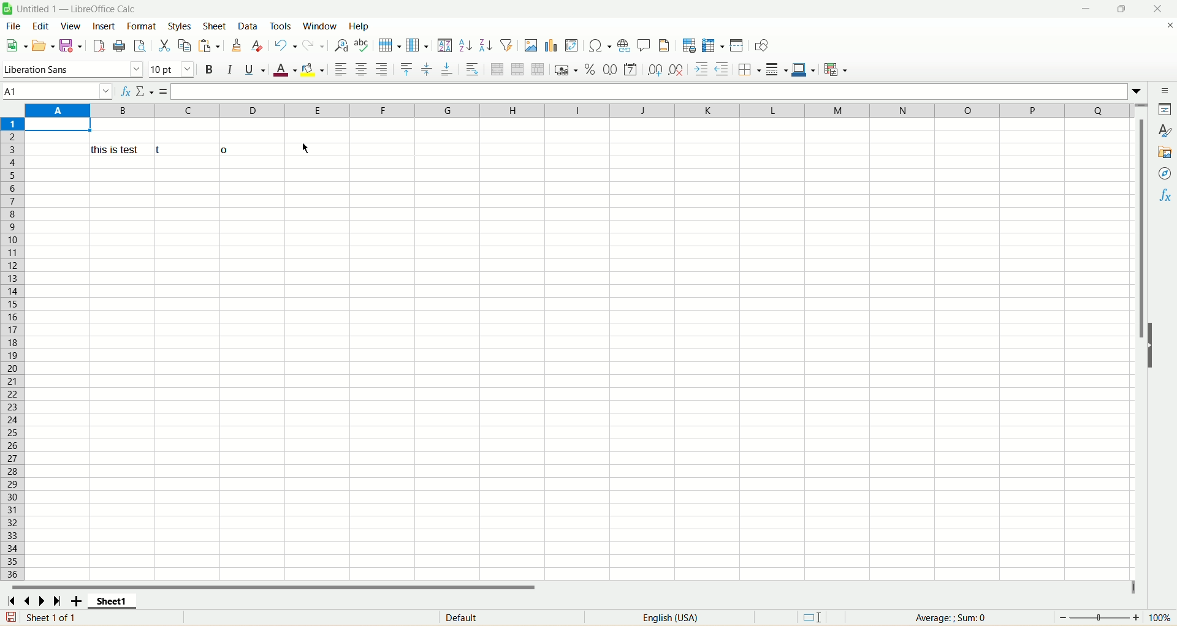 The width and height of the screenshot is (1177, 626). What do you see at coordinates (642, 45) in the screenshot?
I see `insert comment` at bounding box center [642, 45].